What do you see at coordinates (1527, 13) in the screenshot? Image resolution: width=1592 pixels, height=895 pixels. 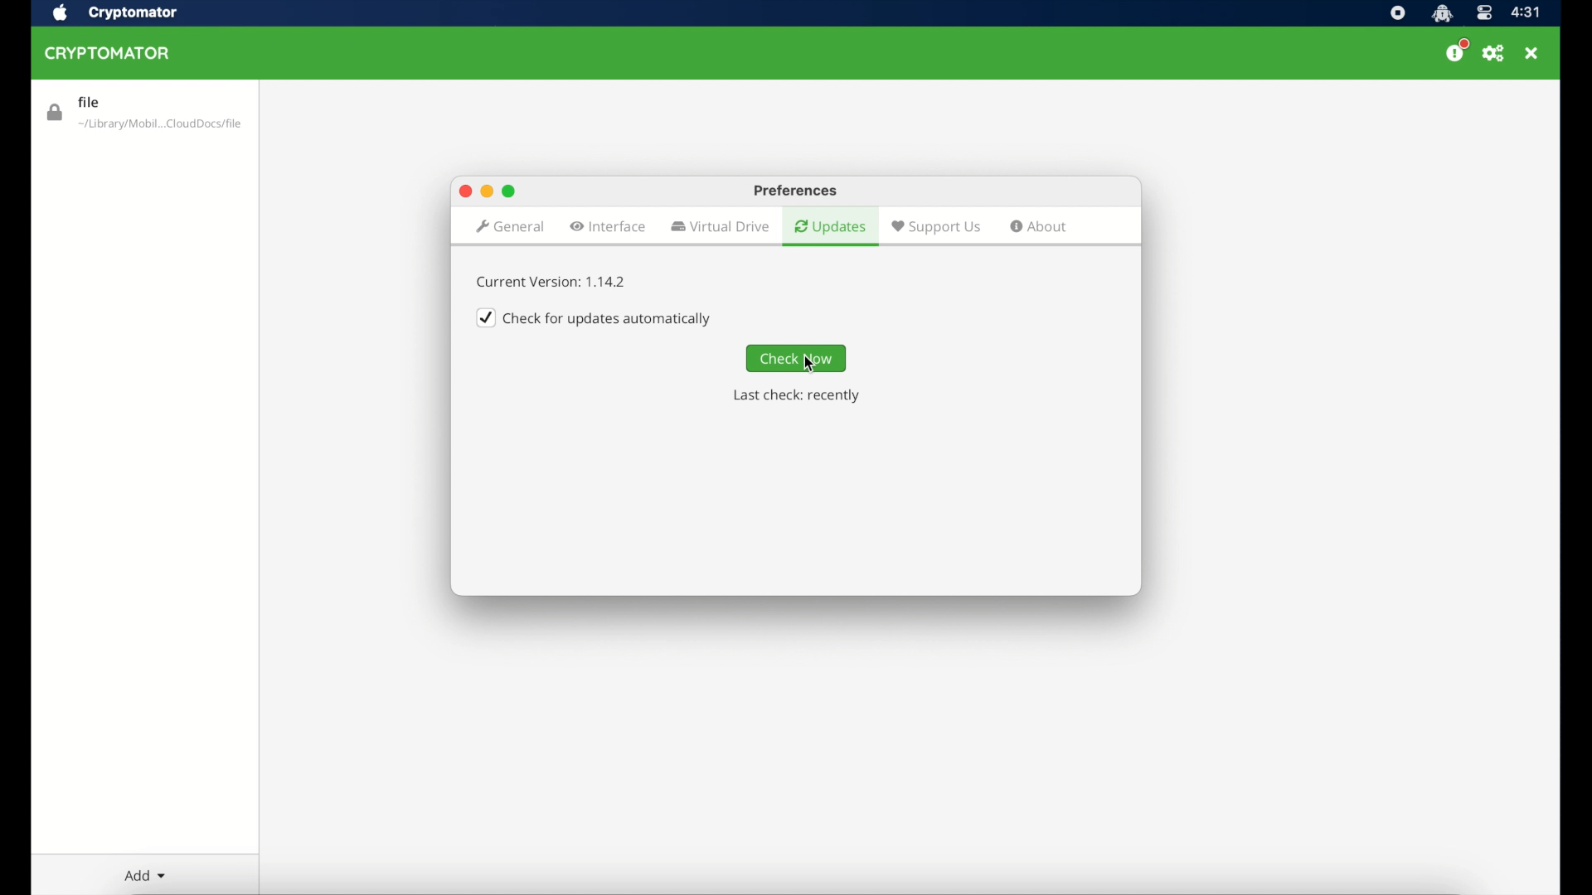 I see `time` at bounding box center [1527, 13].